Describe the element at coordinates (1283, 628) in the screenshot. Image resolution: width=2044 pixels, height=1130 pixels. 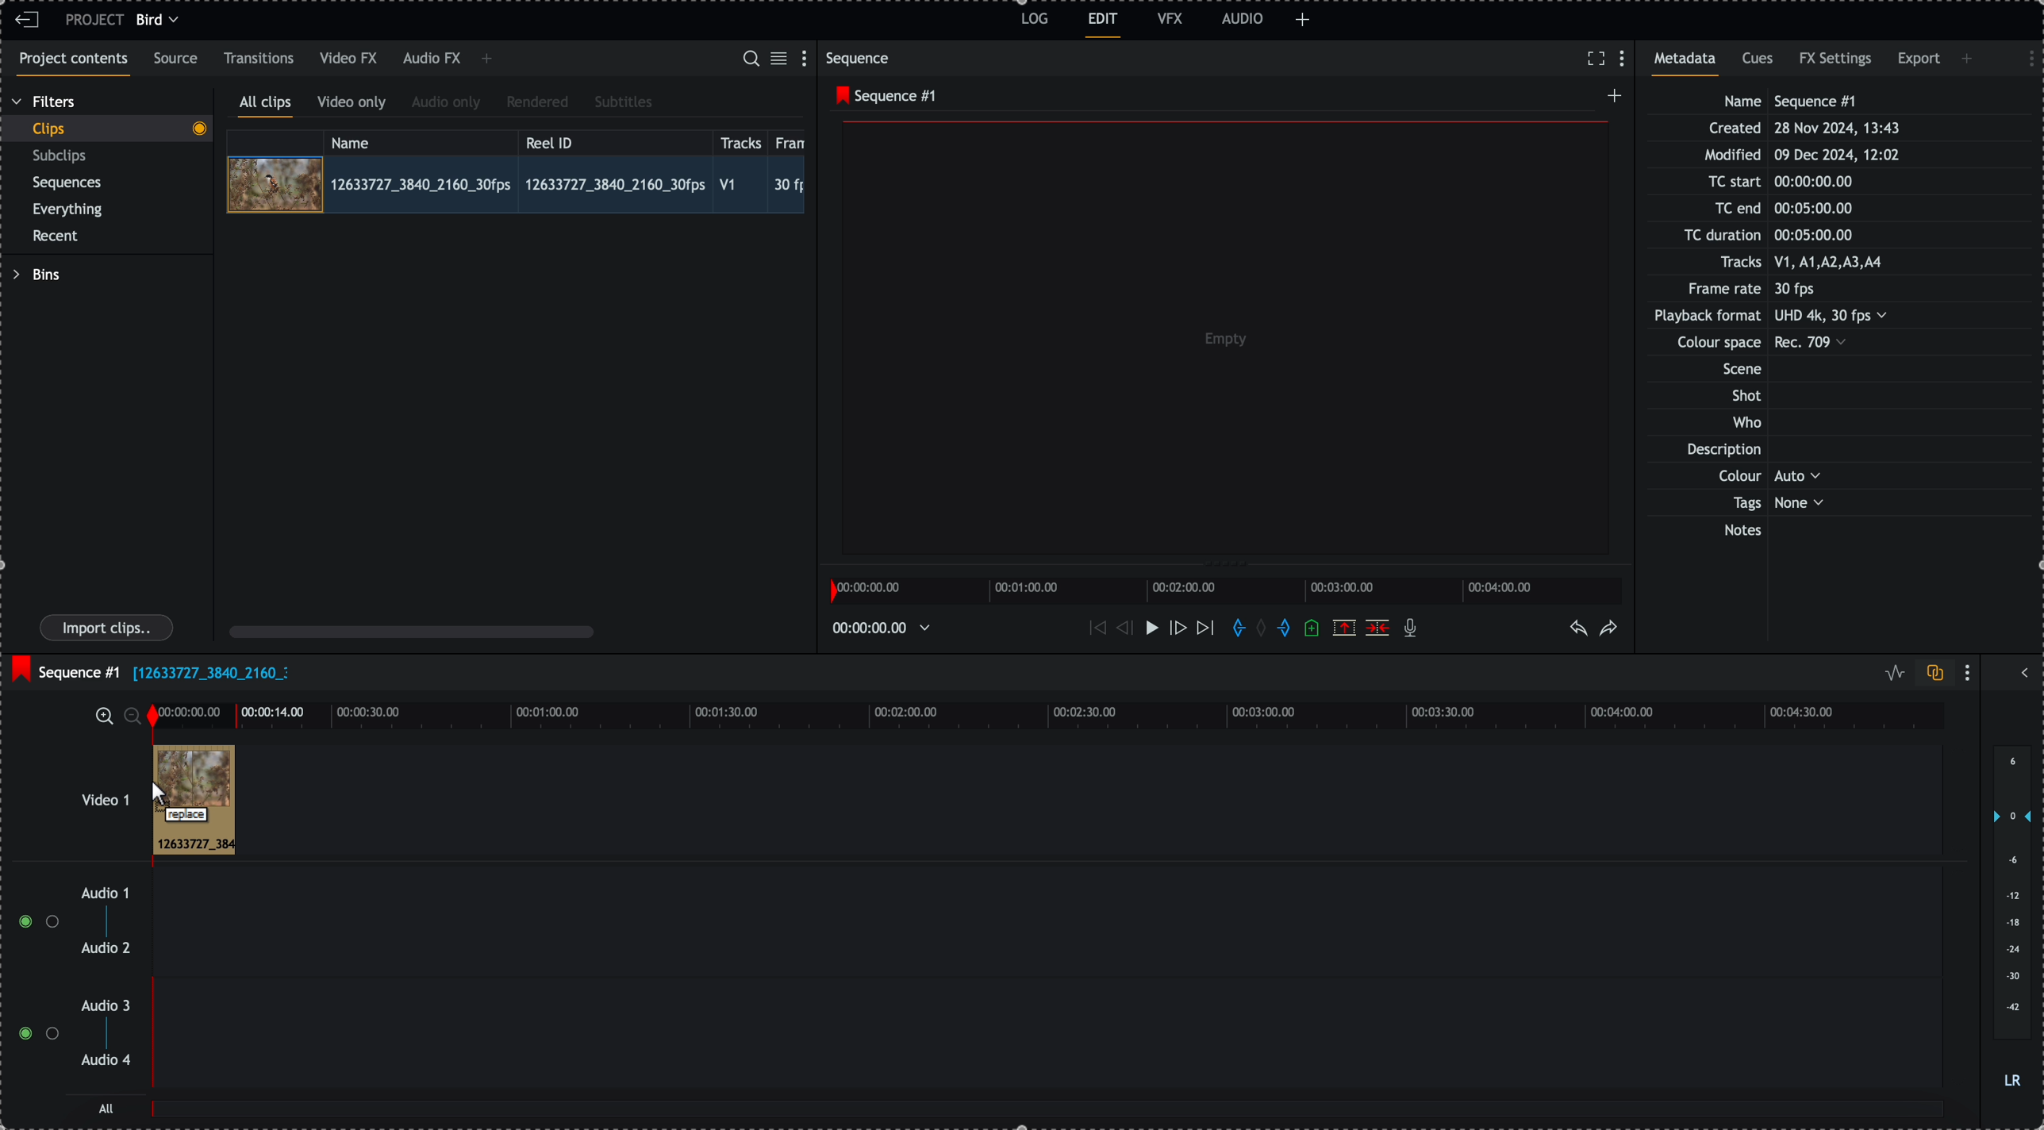
I see `add 'out' mark` at that location.